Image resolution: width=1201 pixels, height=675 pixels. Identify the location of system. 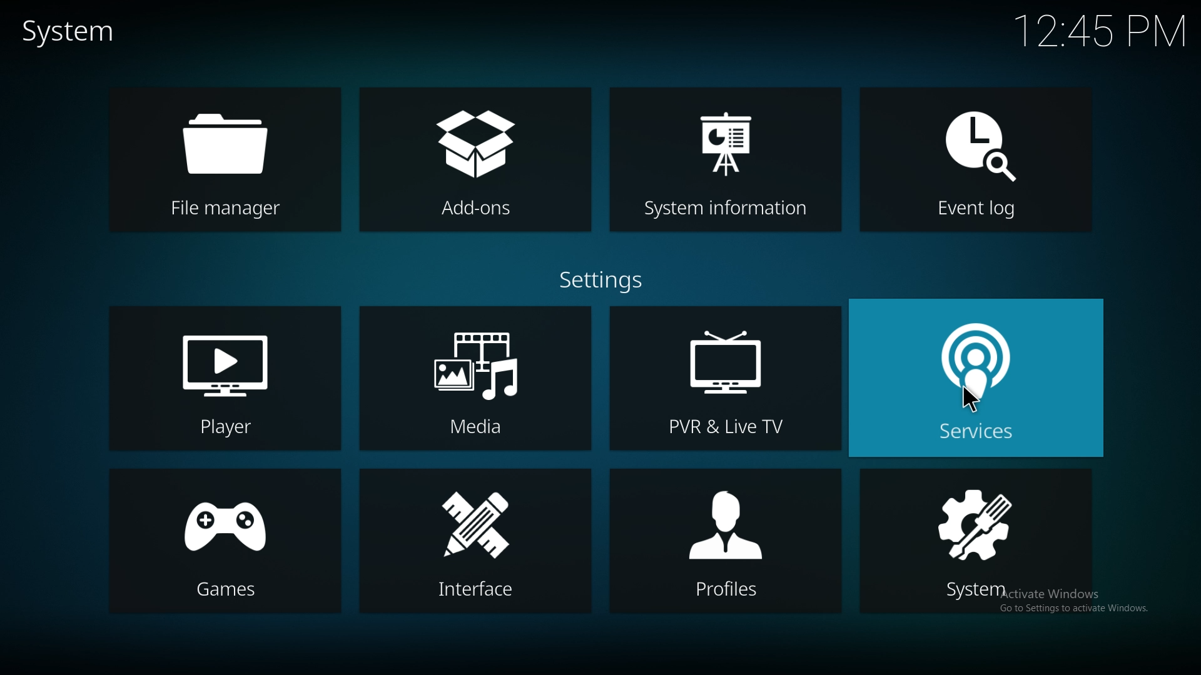
(73, 31).